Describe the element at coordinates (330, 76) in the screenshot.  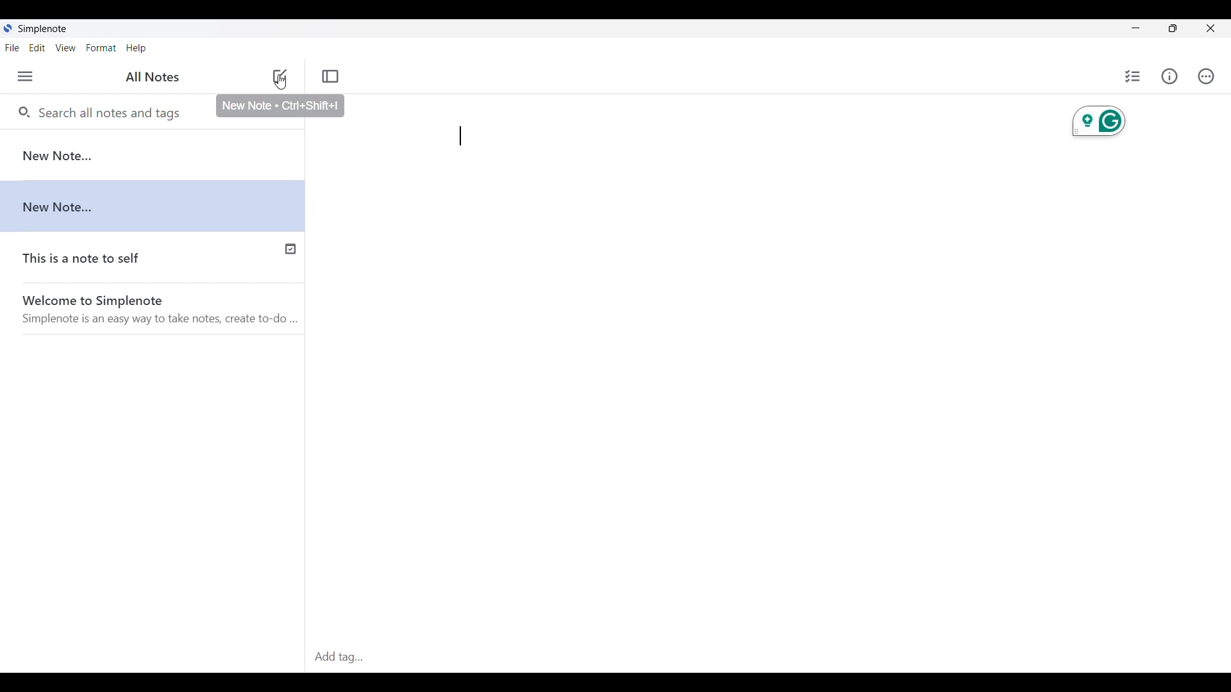
I see `Toggle focus mode` at that location.